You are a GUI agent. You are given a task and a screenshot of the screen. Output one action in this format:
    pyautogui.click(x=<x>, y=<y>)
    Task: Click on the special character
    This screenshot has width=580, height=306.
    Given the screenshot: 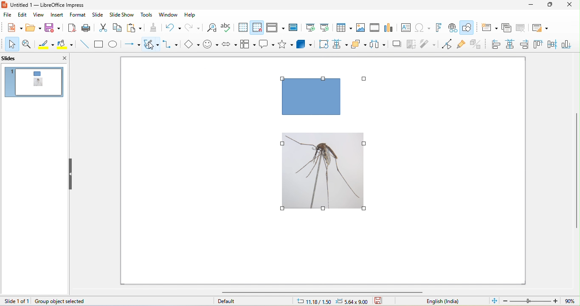 What is the action you would take?
    pyautogui.click(x=423, y=28)
    